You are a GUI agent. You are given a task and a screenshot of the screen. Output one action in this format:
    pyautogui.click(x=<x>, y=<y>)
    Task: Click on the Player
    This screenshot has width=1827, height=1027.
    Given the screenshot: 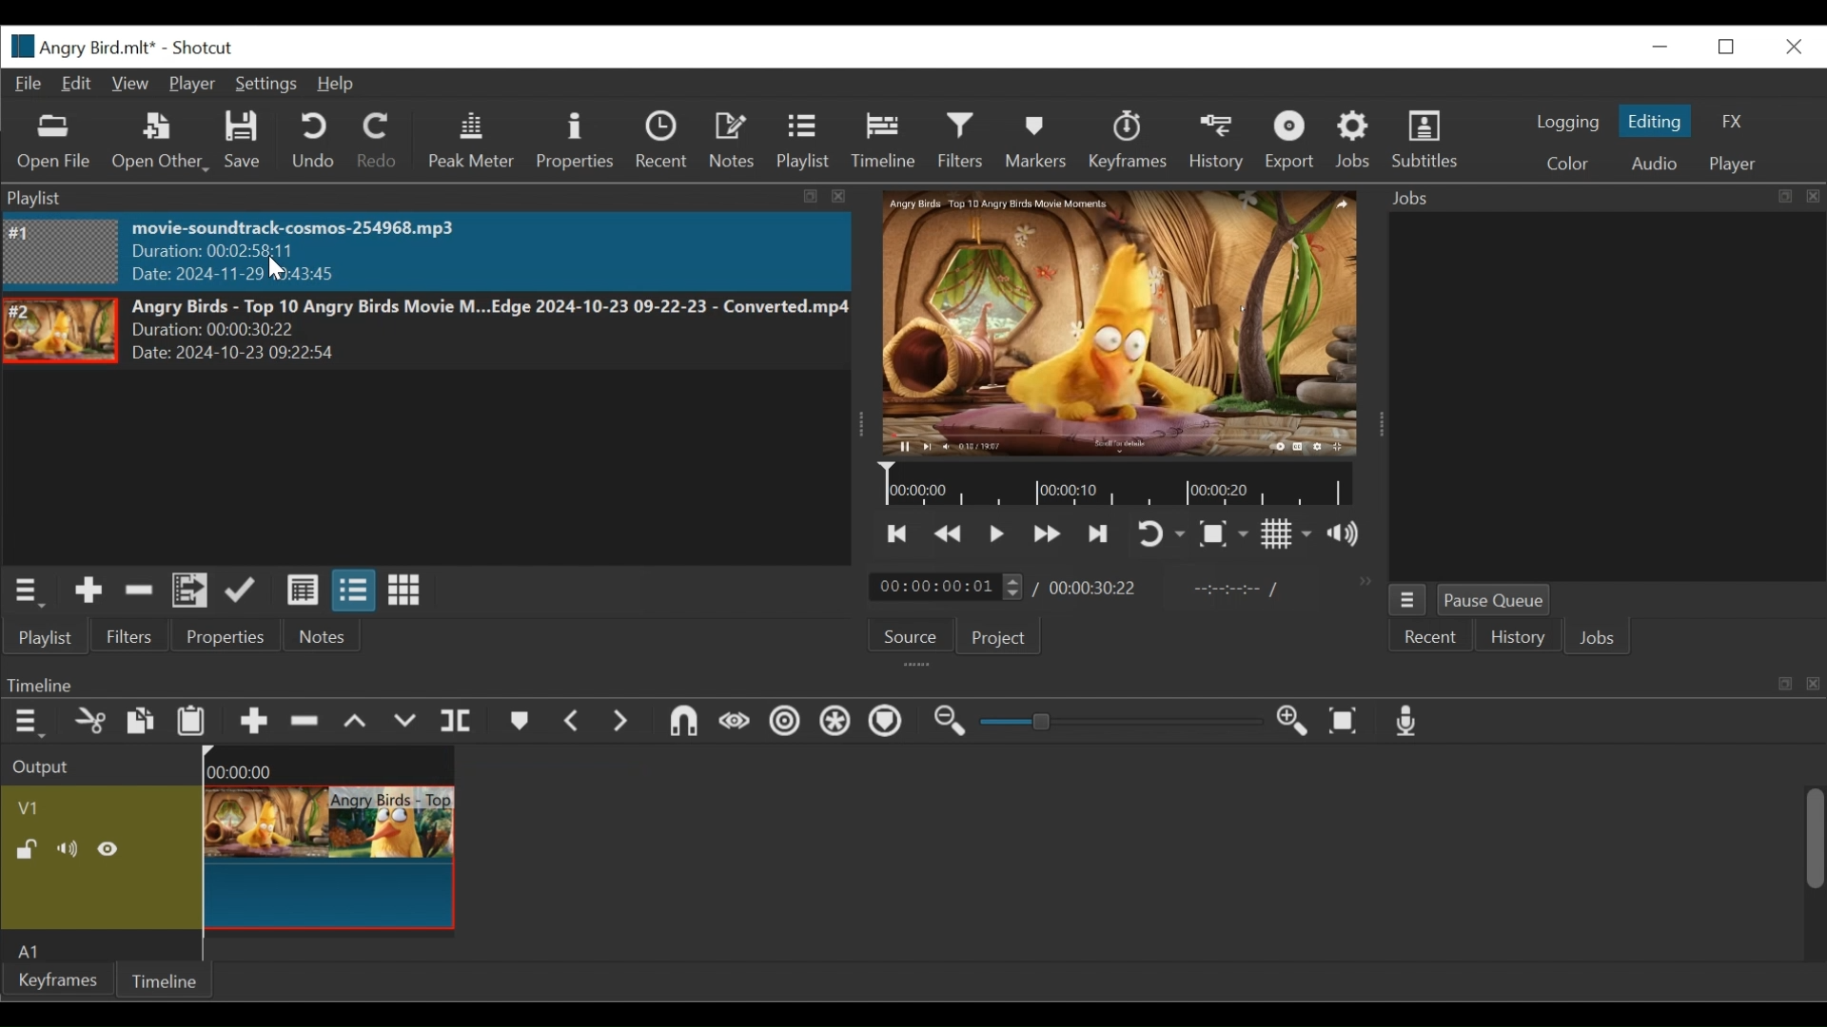 What is the action you would take?
    pyautogui.click(x=1735, y=165)
    